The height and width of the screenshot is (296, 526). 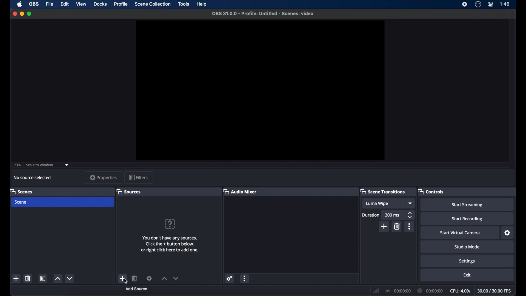 What do you see at coordinates (376, 291) in the screenshot?
I see `network` at bounding box center [376, 291].